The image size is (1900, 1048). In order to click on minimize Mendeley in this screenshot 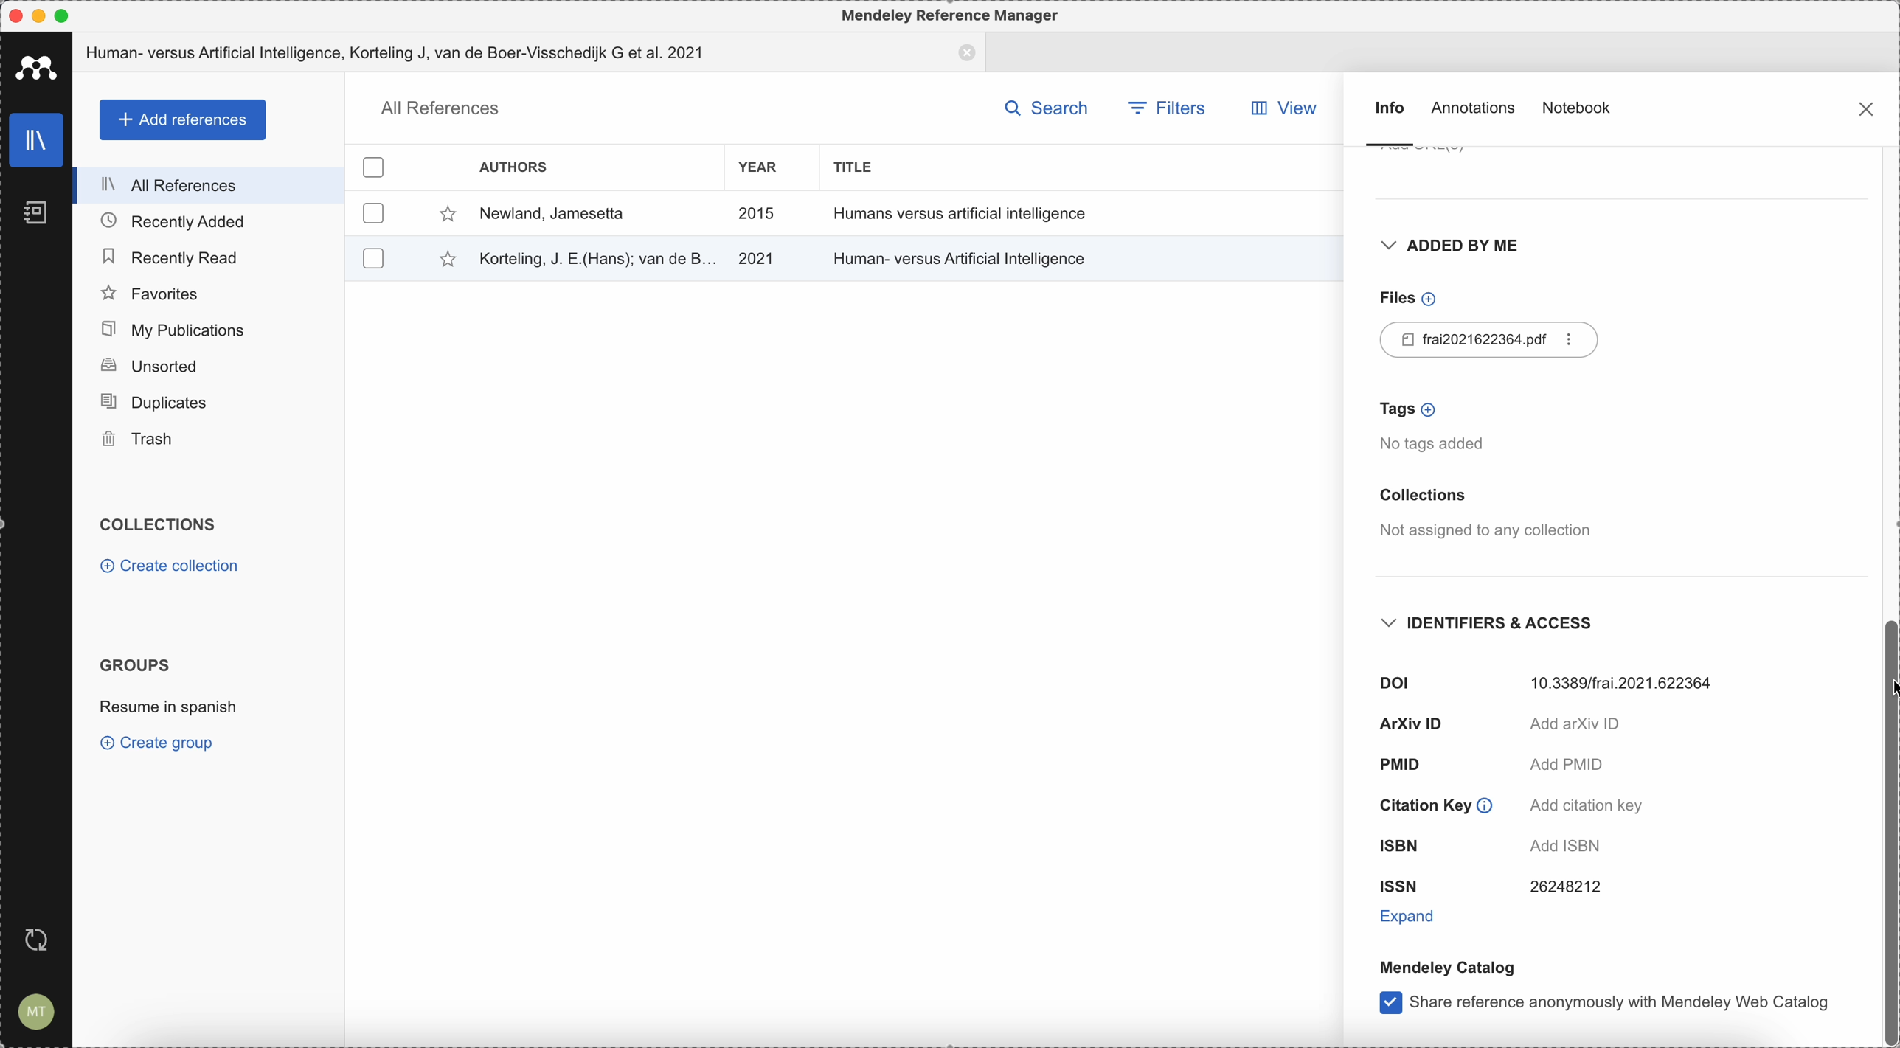, I will do `click(42, 15)`.